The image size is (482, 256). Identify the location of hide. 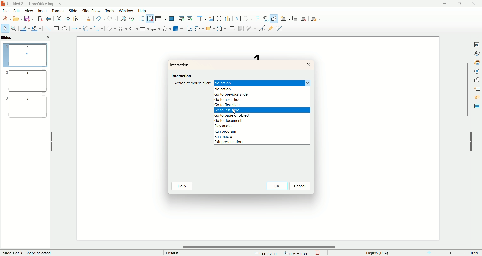
(51, 141).